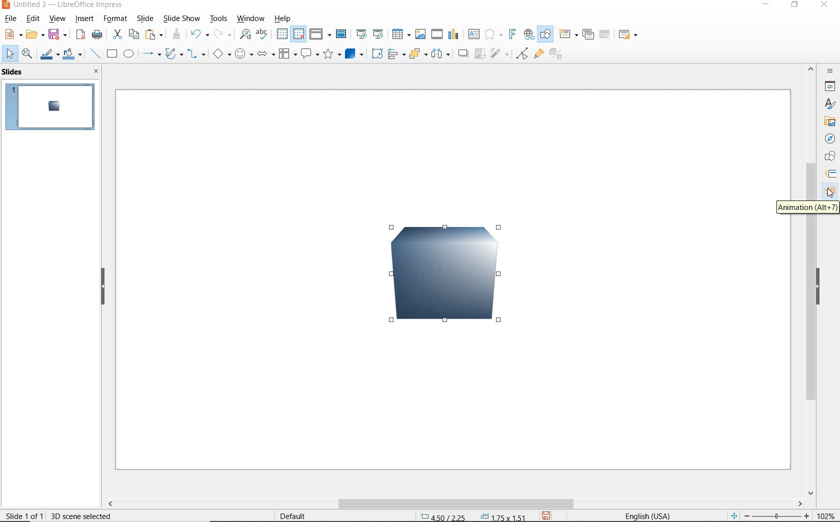 The width and height of the screenshot is (840, 522). Describe the element at coordinates (831, 174) in the screenshot. I see `SLIDE TRANSITION` at that location.